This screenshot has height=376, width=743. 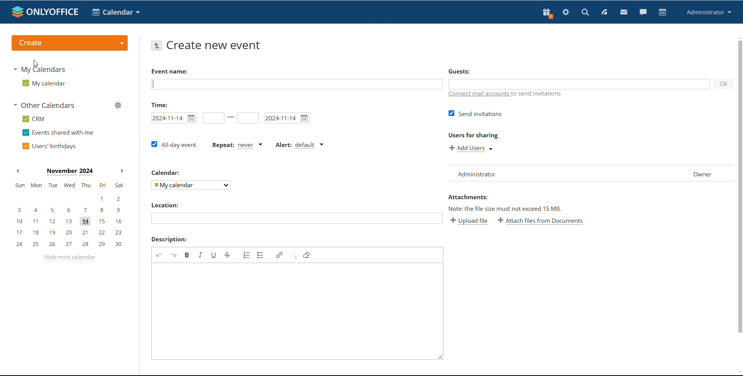 What do you see at coordinates (68, 199) in the screenshot?
I see `1, 2` at bounding box center [68, 199].